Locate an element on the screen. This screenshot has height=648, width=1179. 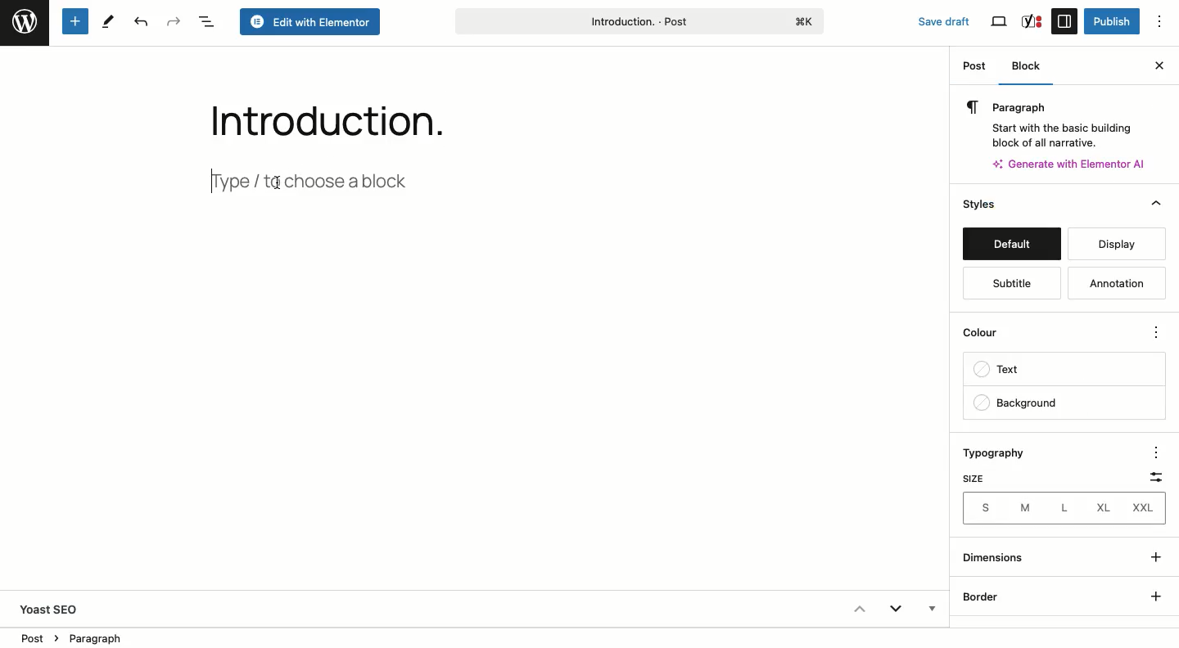
Styles is located at coordinates (1010, 205).